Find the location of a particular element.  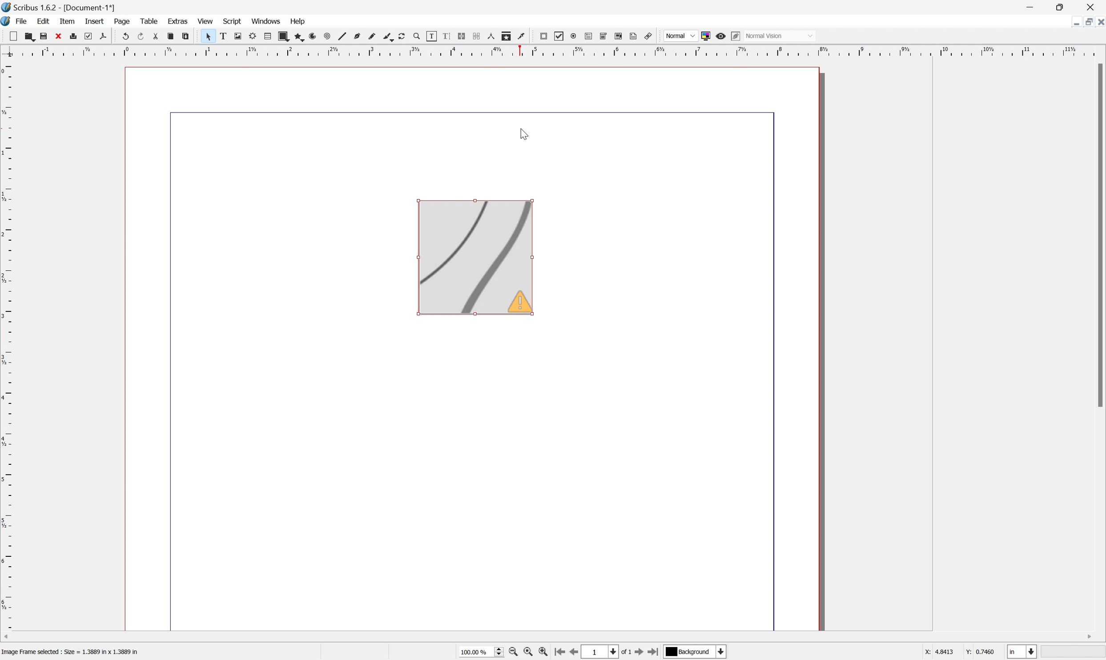

Normal Vision is located at coordinates (781, 35).